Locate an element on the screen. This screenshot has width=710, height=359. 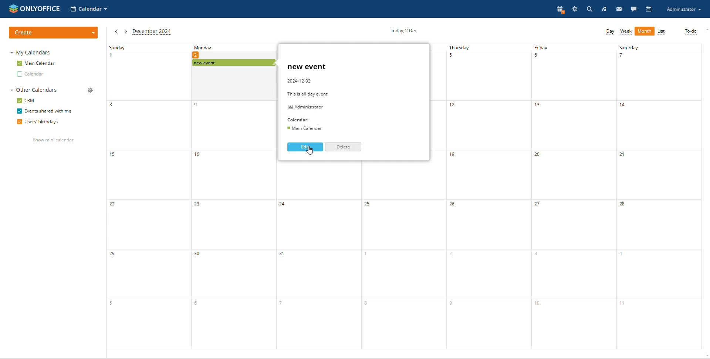
week view is located at coordinates (626, 31).